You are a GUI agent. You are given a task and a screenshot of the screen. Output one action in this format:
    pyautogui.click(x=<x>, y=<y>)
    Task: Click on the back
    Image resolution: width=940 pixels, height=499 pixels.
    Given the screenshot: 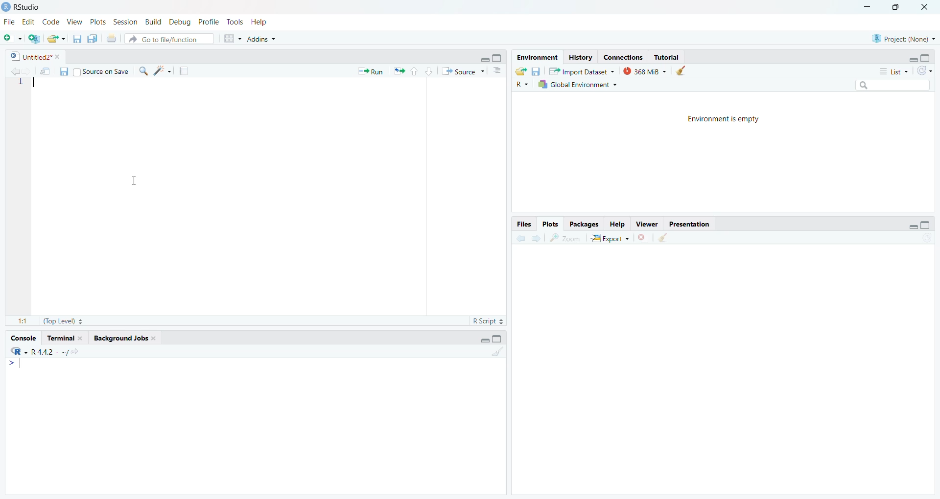 What is the action you would take?
    pyautogui.click(x=519, y=238)
    